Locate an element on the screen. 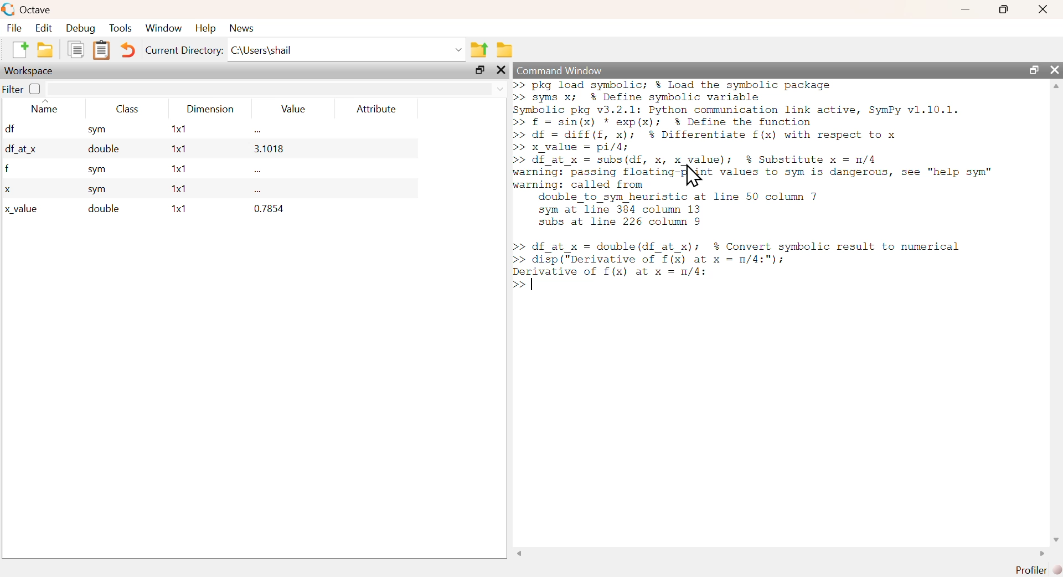 The height and width of the screenshot is (577, 1063). New Script is located at coordinates (22, 49).